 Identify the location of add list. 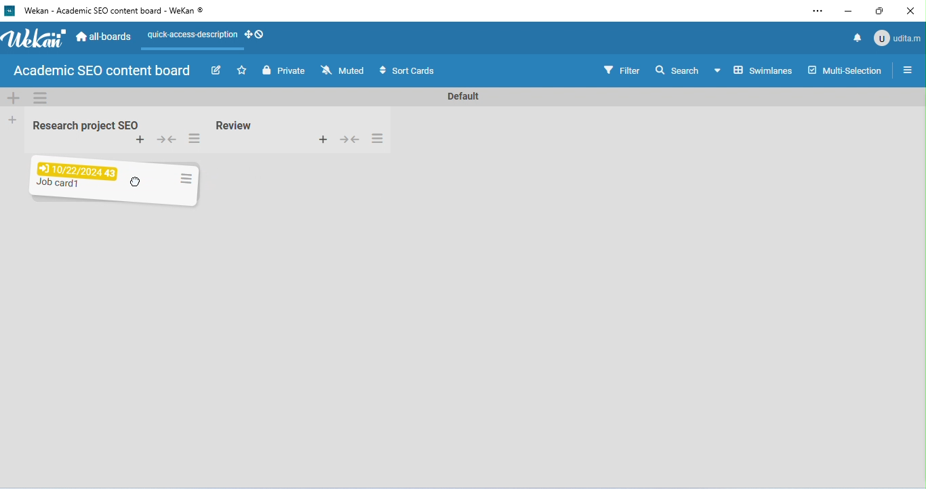
(14, 119).